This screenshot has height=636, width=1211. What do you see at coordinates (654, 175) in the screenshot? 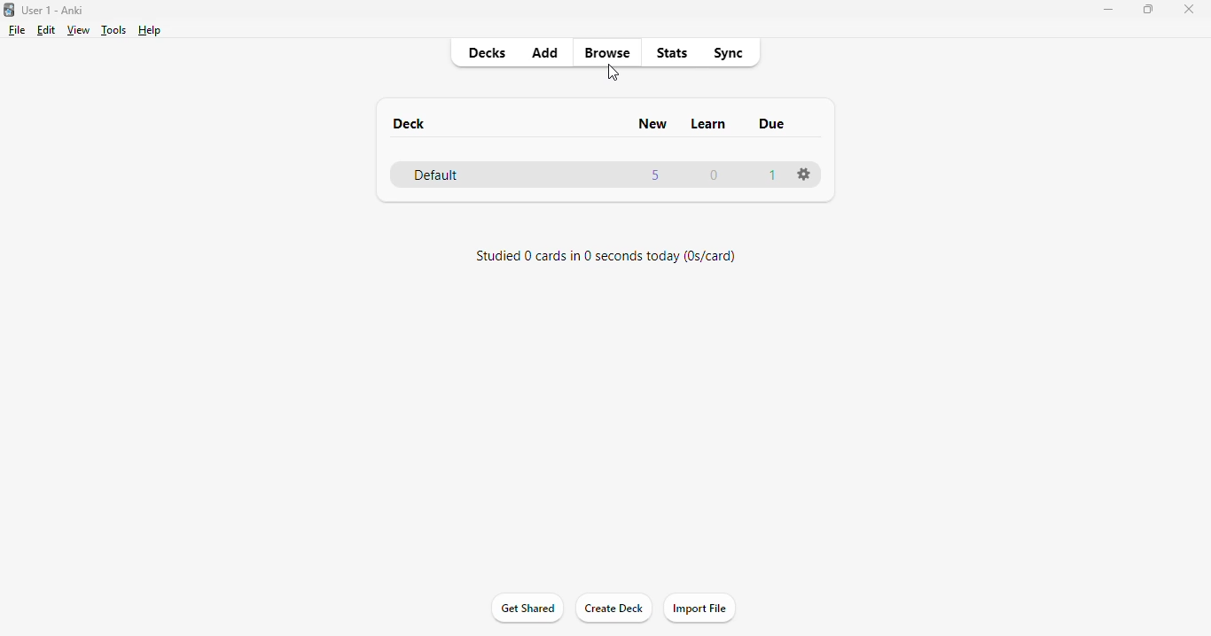
I see `5` at bounding box center [654, 175].